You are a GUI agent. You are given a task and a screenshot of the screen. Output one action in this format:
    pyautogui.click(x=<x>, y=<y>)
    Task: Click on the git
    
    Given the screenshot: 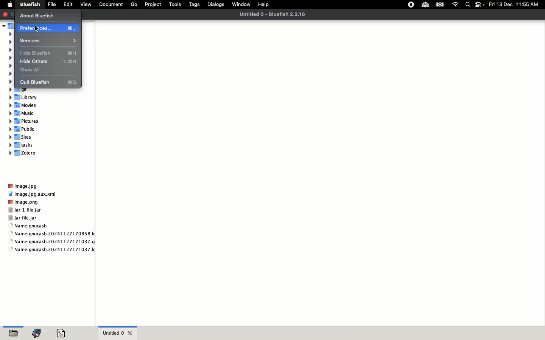 What is the action you would take?
    pyautogui.click(x=20, y=90)
    